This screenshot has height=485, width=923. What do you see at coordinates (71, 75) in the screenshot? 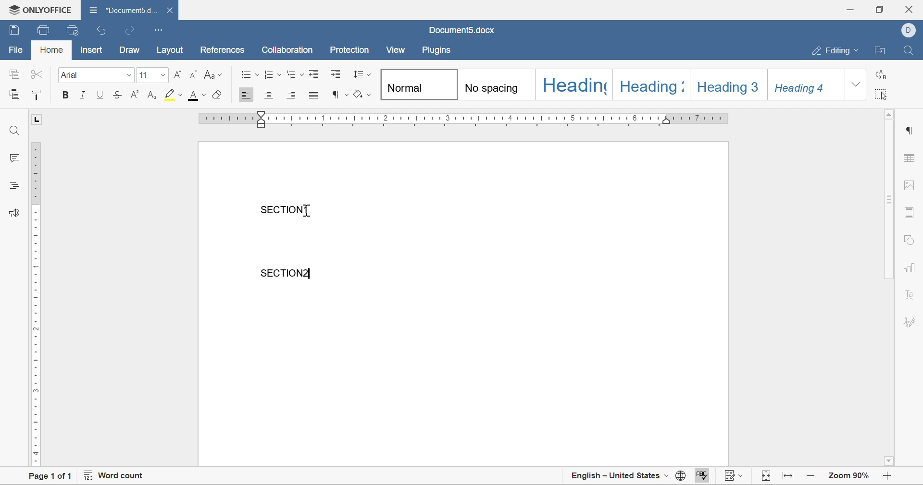
I see `font` at bounding box center [71, 75].